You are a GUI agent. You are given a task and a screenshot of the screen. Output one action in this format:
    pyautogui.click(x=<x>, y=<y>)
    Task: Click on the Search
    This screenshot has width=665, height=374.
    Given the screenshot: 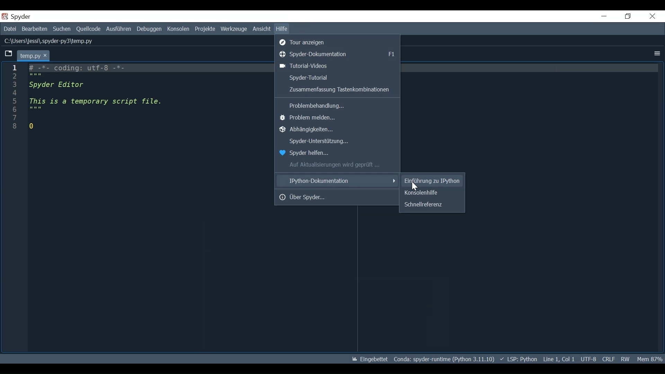 What is the action you would take?
    pyautogui.click(x=62, y=29)
    